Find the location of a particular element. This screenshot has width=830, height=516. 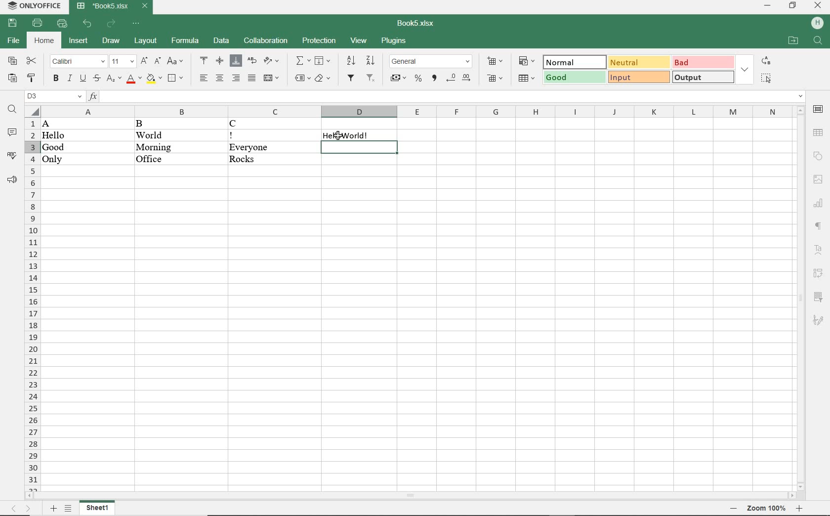

CUT is located at coordinates (32, 61).